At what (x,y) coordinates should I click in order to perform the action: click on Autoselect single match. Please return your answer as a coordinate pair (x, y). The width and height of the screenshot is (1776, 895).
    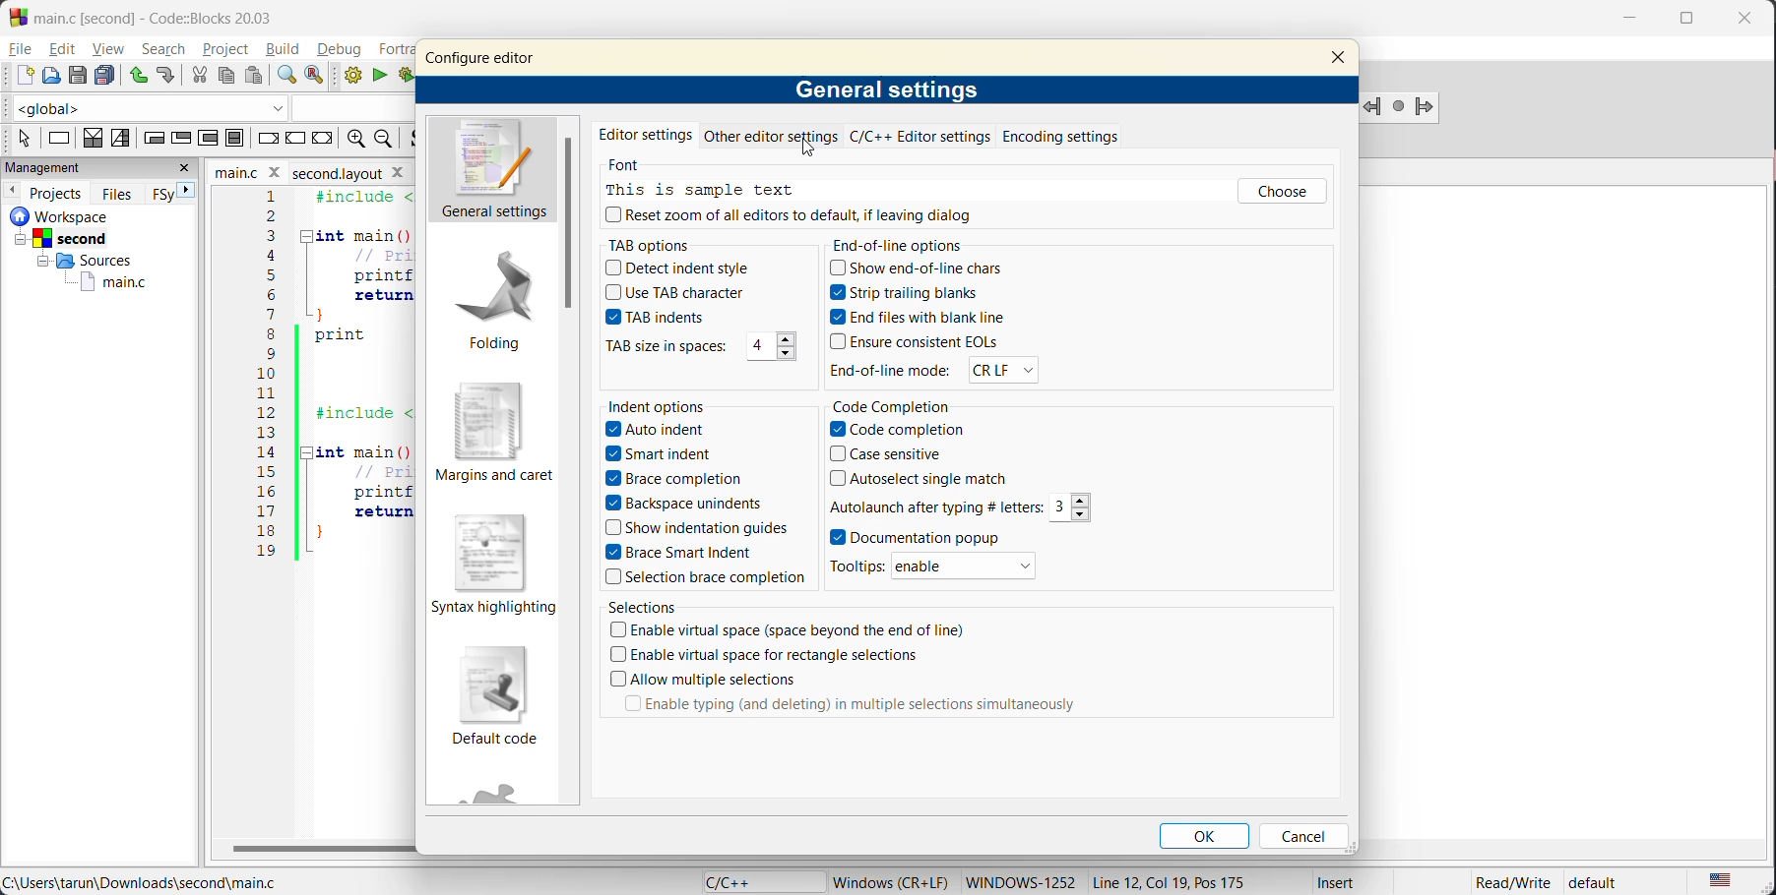
    Looking at the image, I should click on (928, 479).